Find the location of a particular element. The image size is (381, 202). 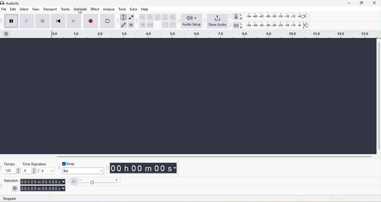

snap is located at coordinates (74, 163).